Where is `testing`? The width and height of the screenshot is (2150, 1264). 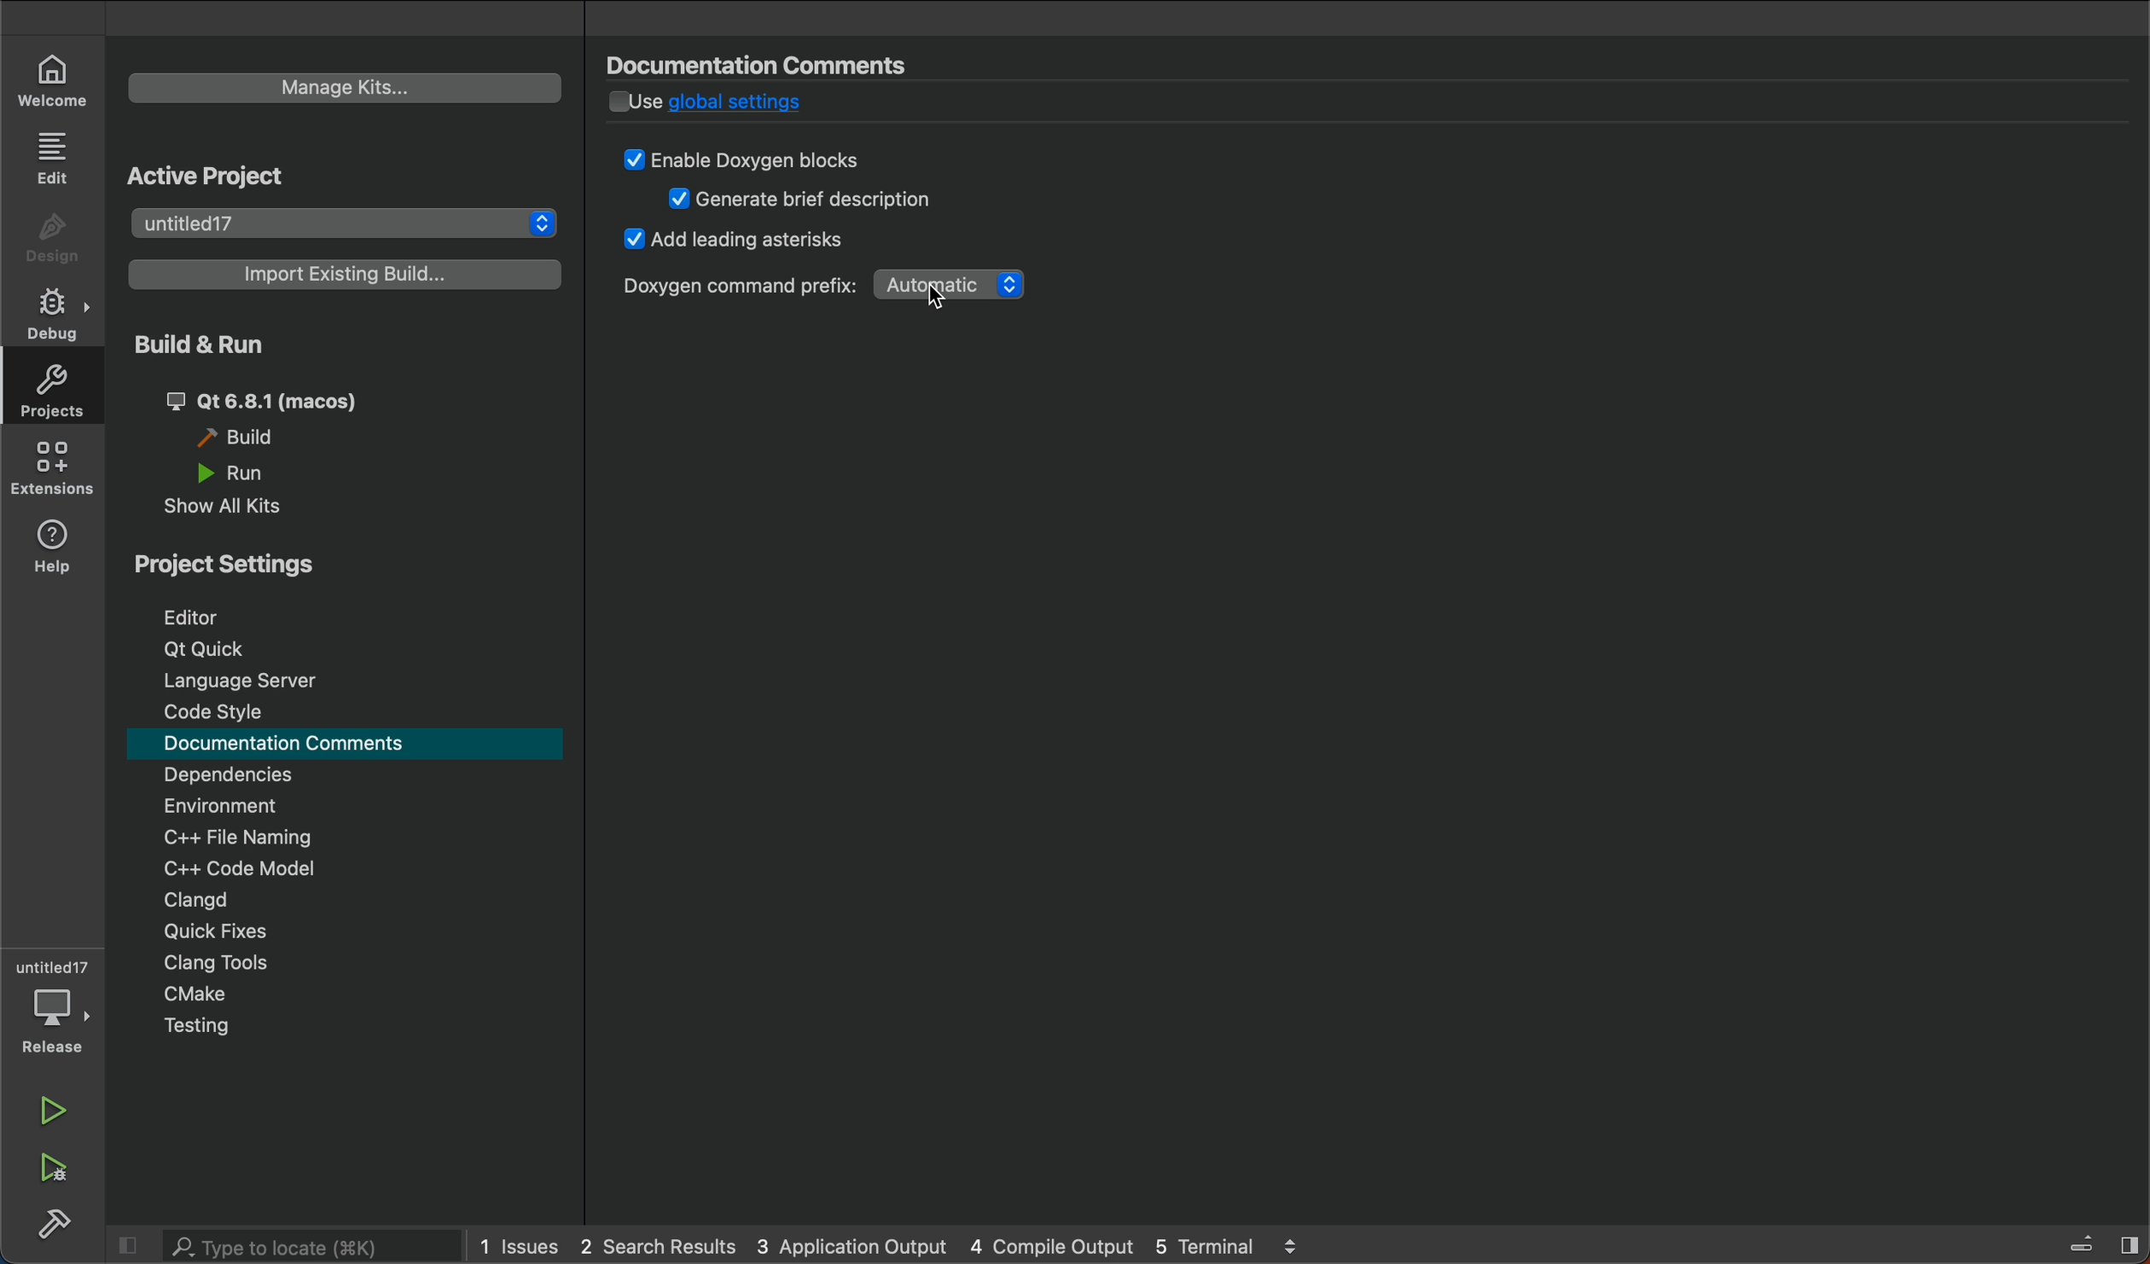 testing is located at coordinates (198, 1026).